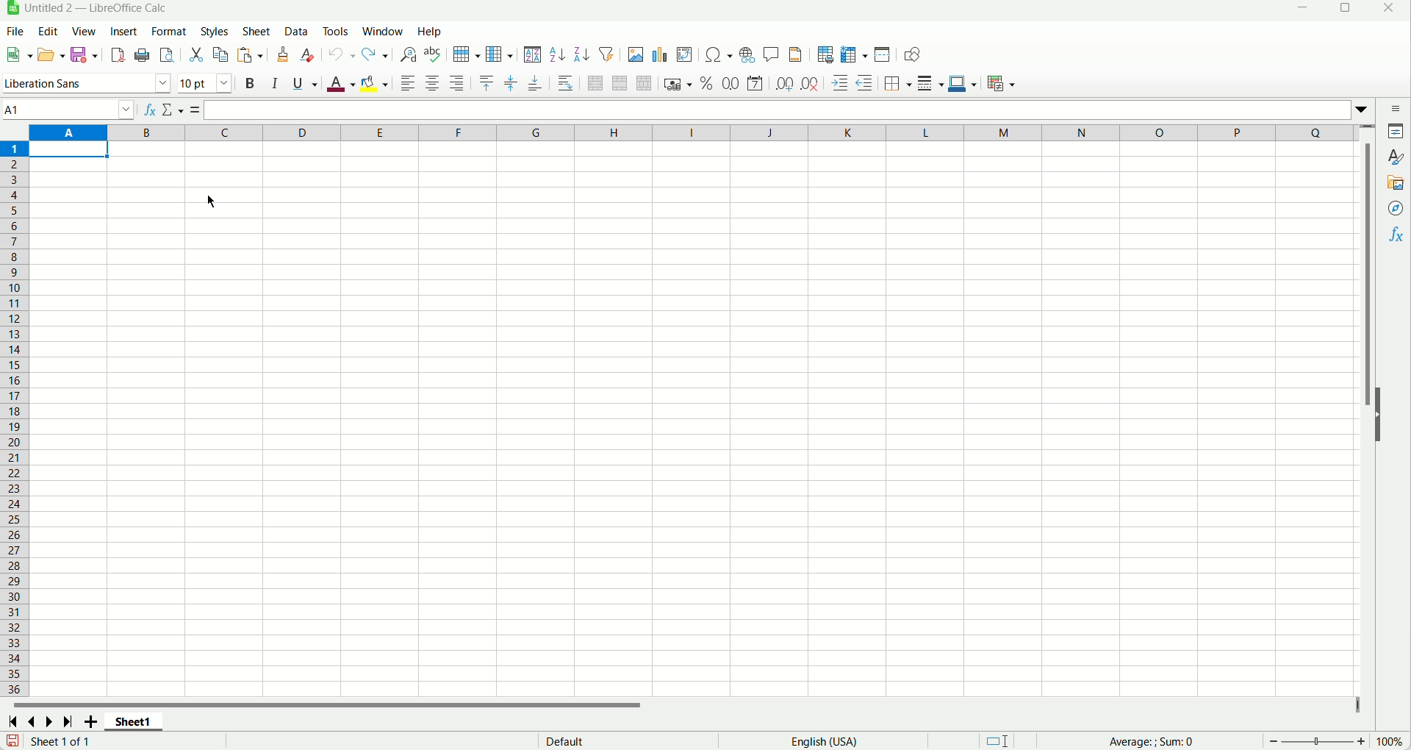 The image size is (1411, 750). What do you see at coordinates (573, 742) in the screenshot?
I see `text` at bounding box center [573, 742].